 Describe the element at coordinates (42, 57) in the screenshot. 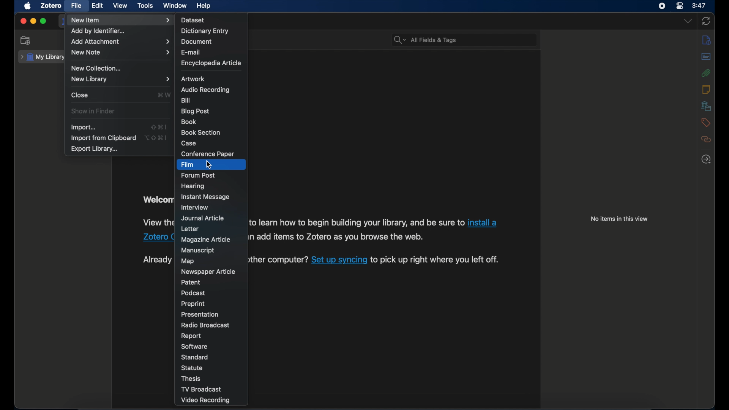

I see `my library` at that location.